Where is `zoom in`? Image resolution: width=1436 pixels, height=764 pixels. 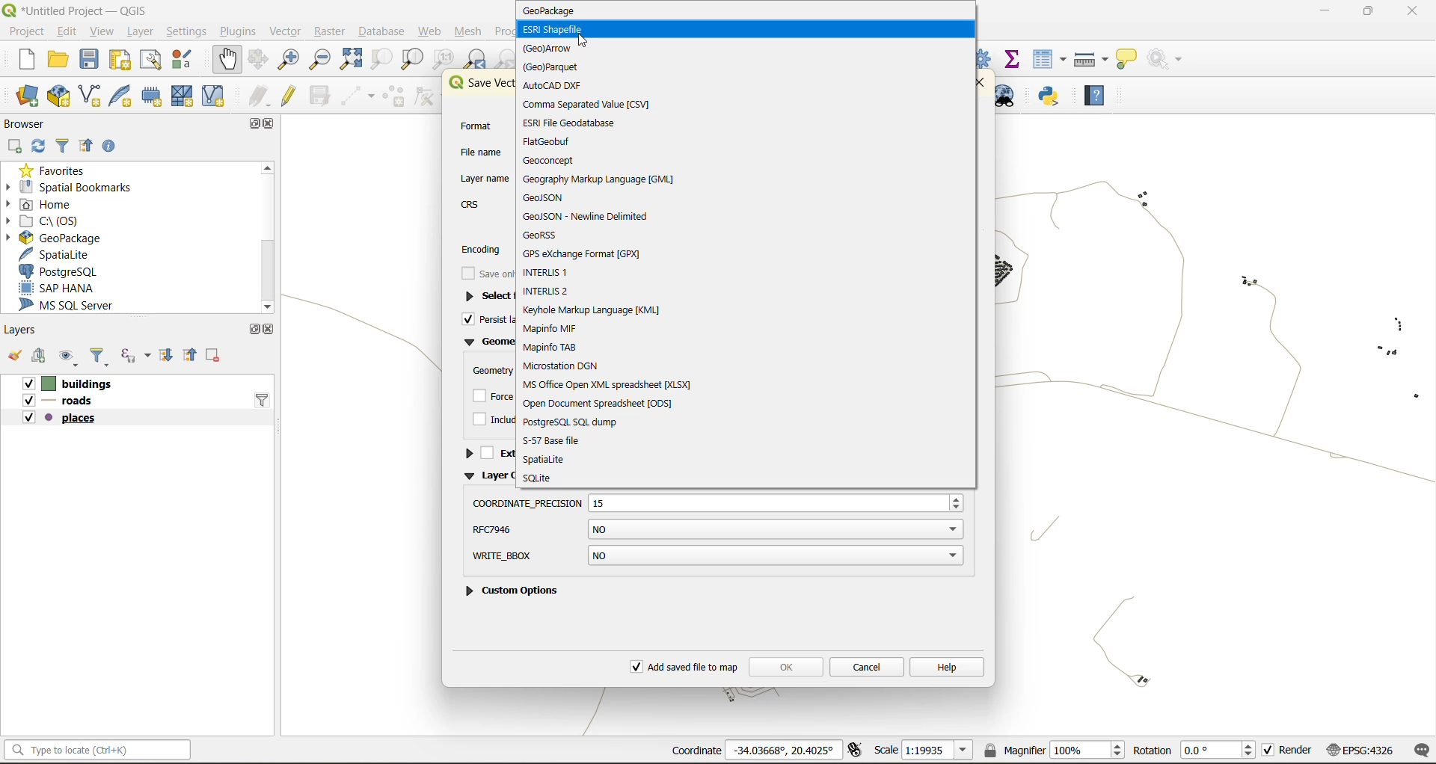
zoom in is located at coordinates (292, 60).